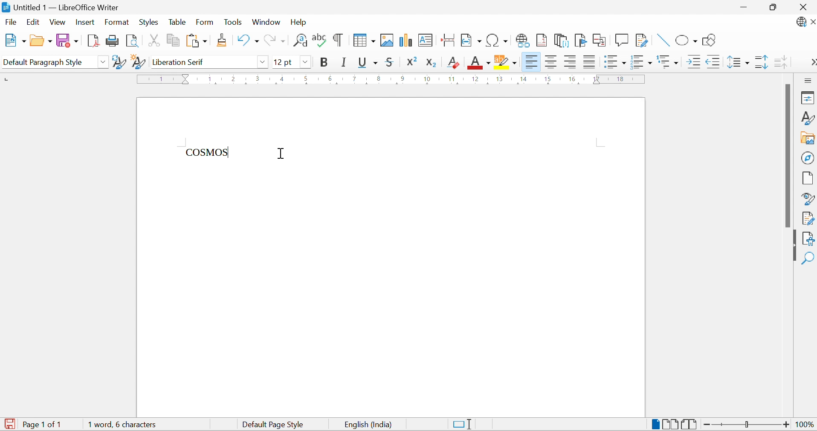 This screenshot has height=431, width=817. I want to click on Untitled 1 - LibreOffice Writer, so click(61, 7).